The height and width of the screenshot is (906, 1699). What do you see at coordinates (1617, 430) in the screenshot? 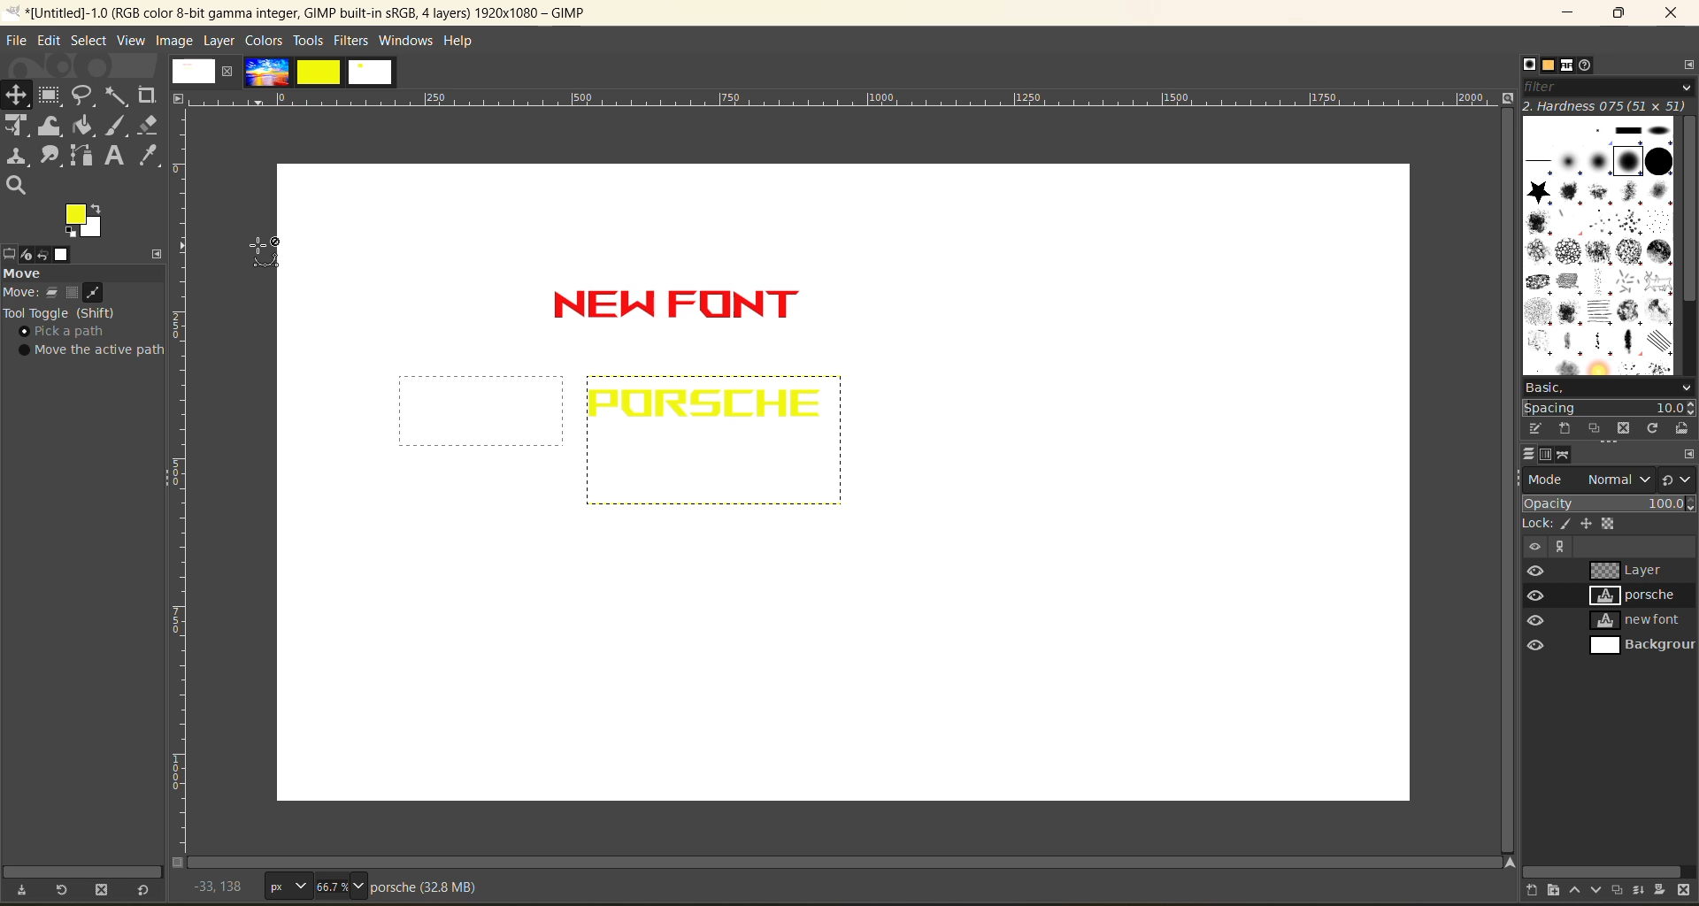
I see `delete this brush` at bounding box center [1617, 430].